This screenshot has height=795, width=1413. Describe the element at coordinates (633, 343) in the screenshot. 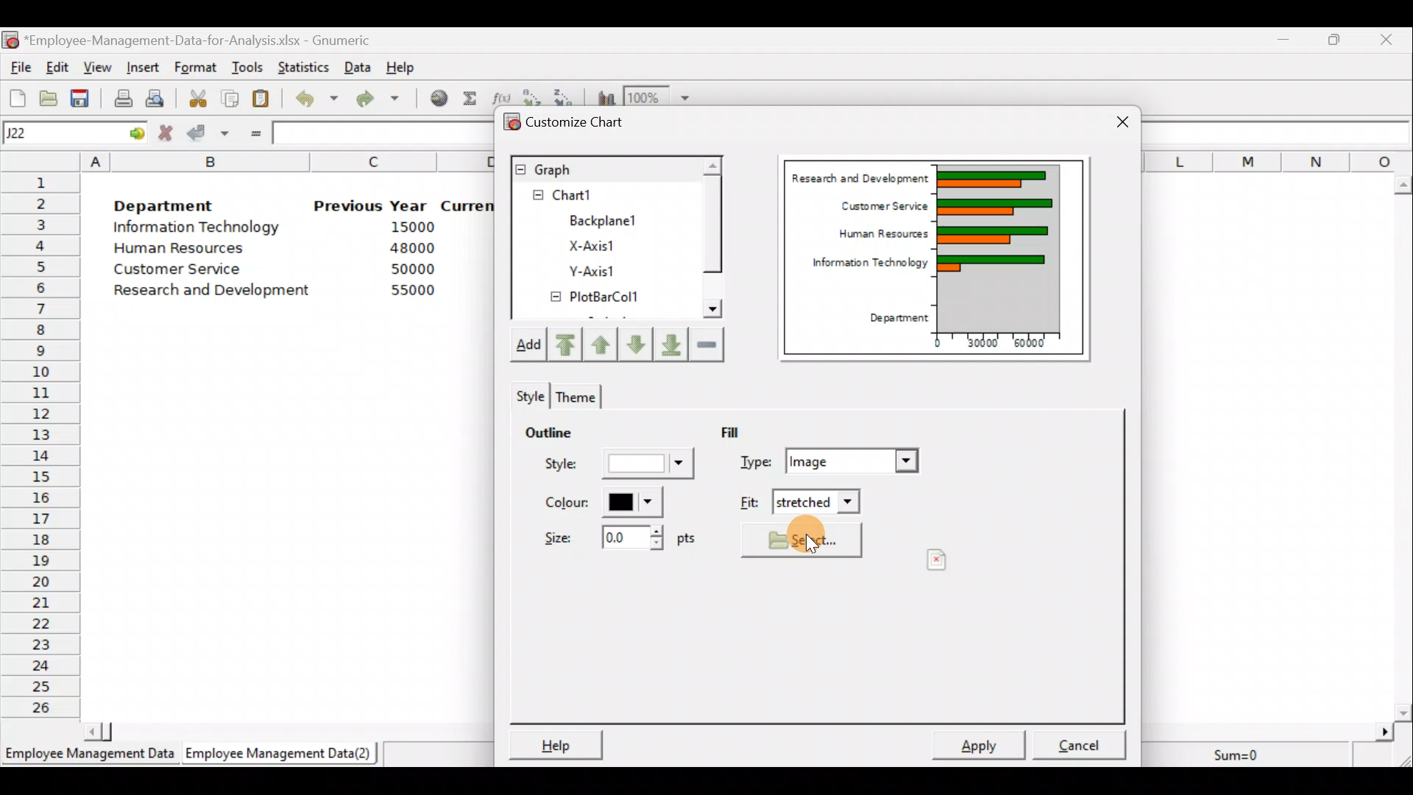

I see `Move up` at that location.